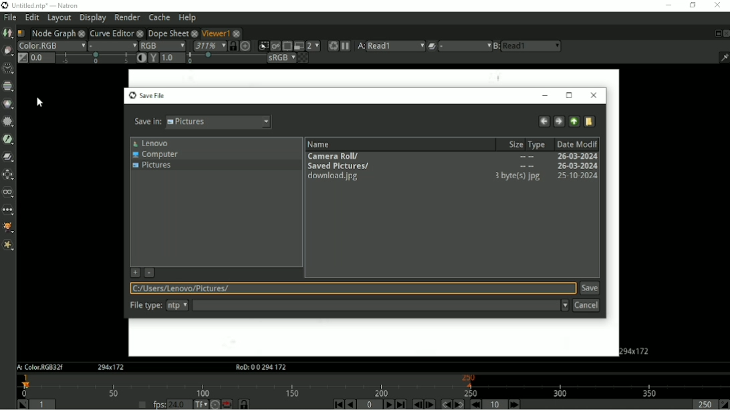 The height and width of the screenshot is (410, 730). What do you see at coordinates (135, 273) in the screenshot?
I see `Add current directory from favorite list` at bounding box center [135, 273].